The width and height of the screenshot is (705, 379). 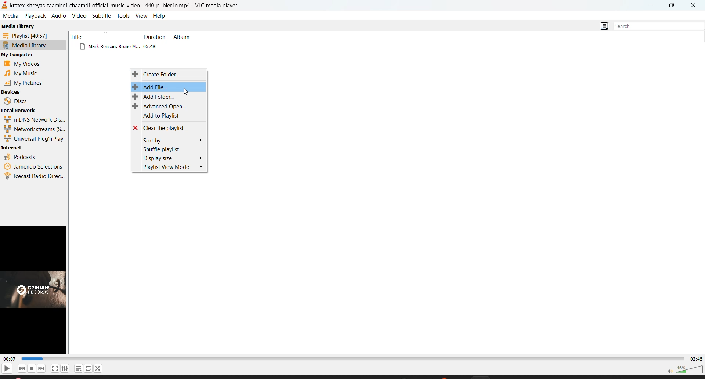 What do you see at coordinates (187, 91) in the screenshot?
I see `cursor` at bounding box center [187, 91].